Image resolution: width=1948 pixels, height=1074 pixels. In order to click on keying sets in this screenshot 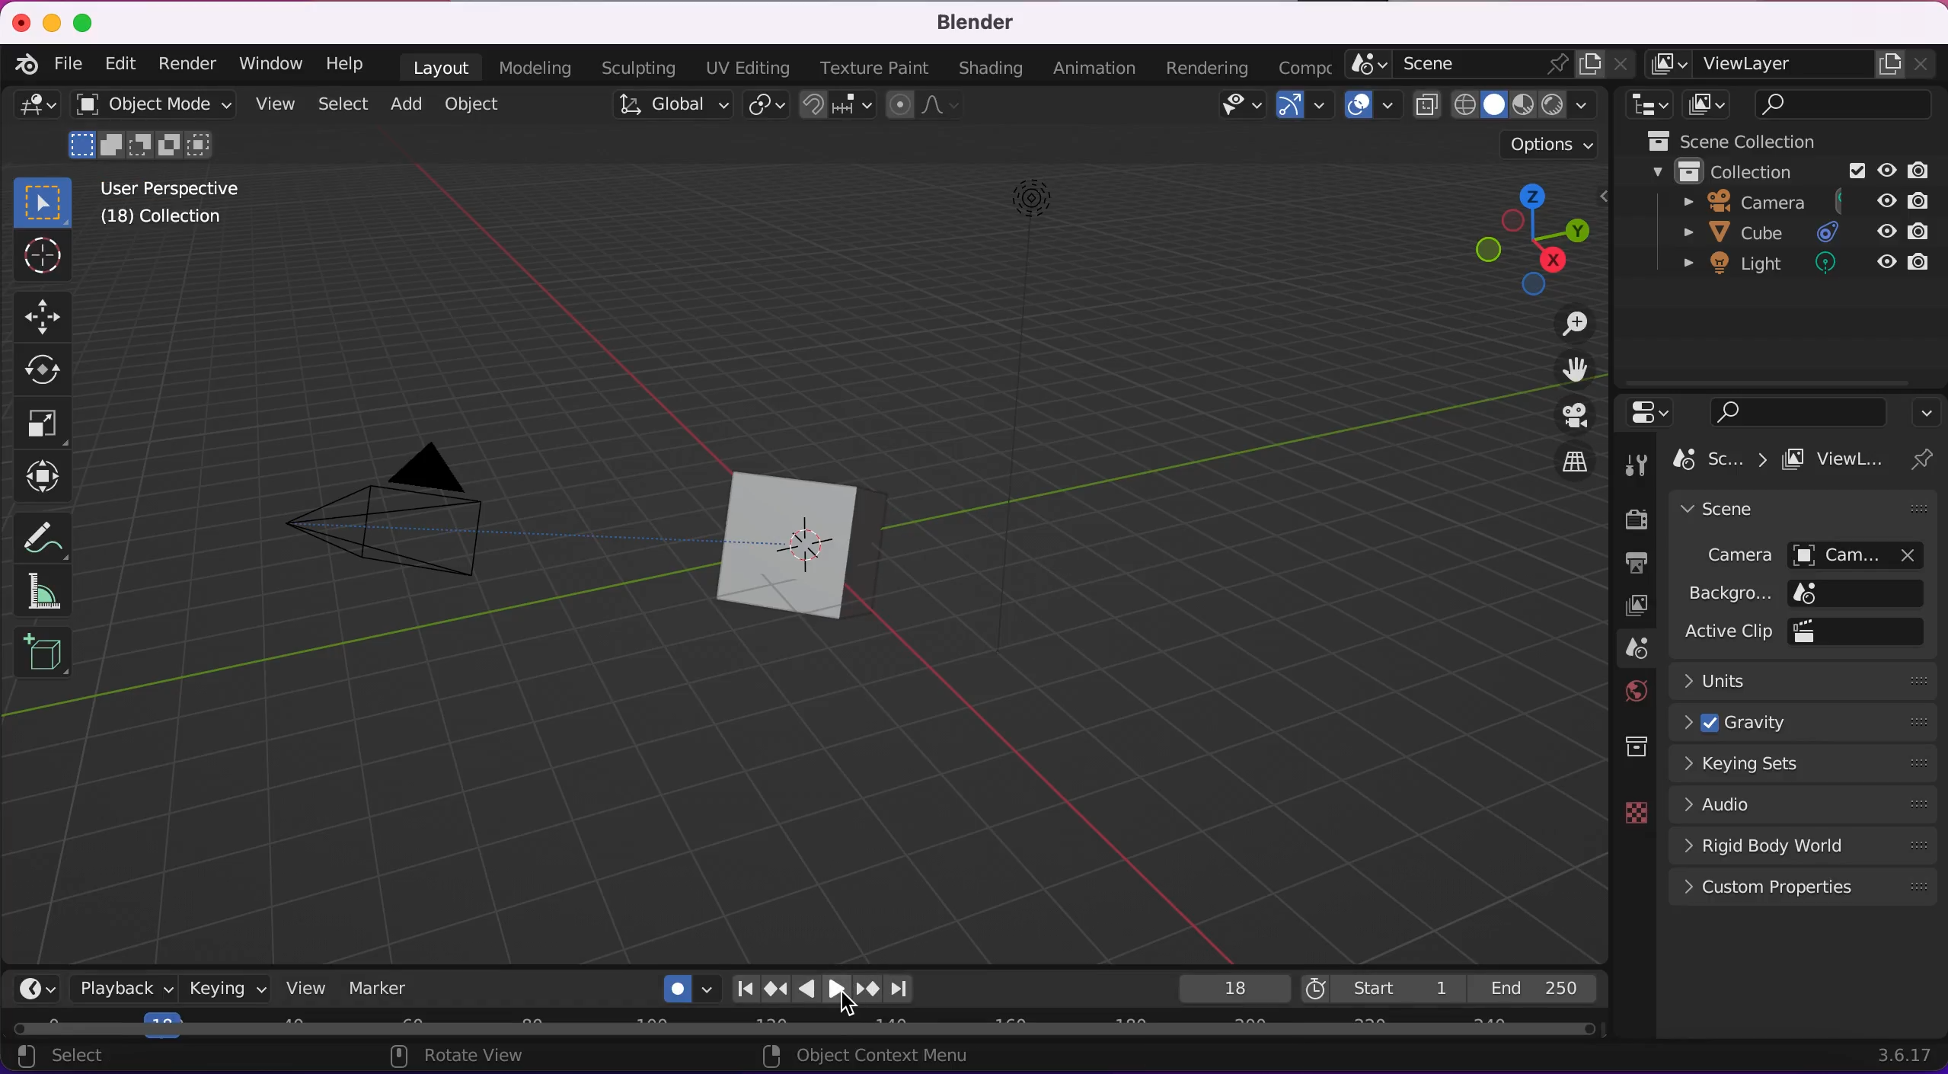, I will do `click(1807, 760)`.